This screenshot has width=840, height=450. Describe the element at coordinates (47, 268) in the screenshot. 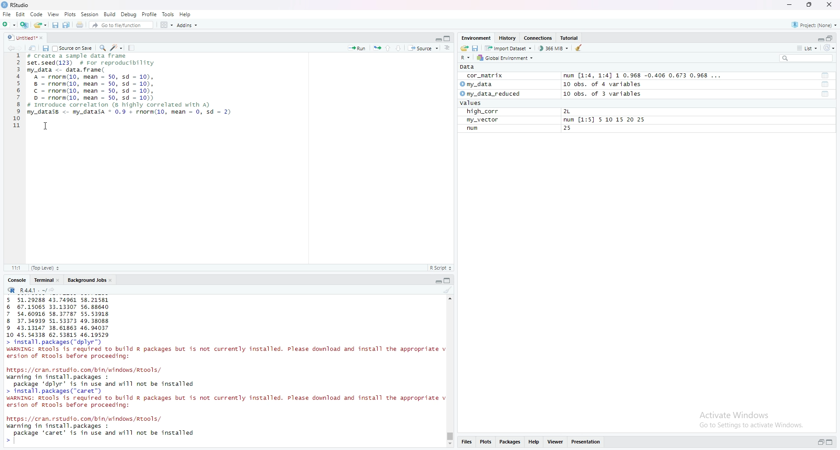

I see `(Top level)` at that location.